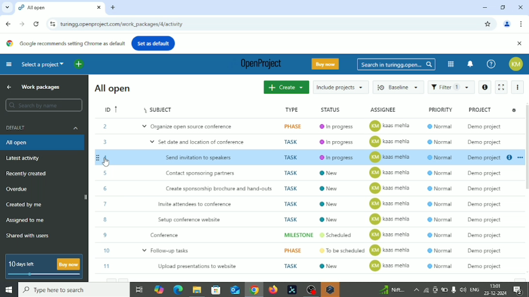 This screenshot has height=297, width=529. Describe the element at coordinates (496, 293) in the screenshot. I see `Date` at that location.